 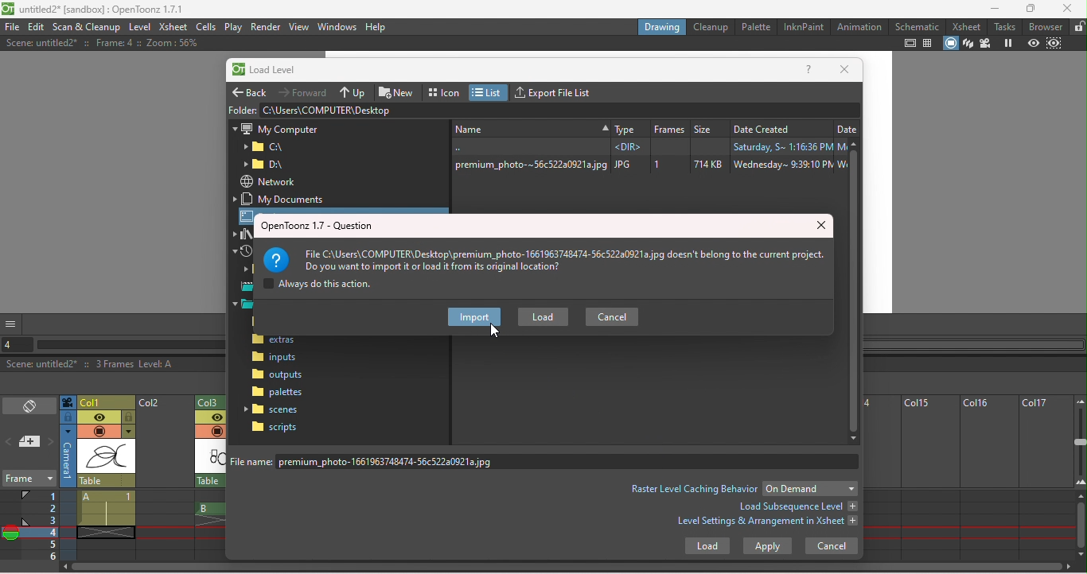 What do you see at coordinates (489, 92) in the screenshot?
I see `List` at bounding box center [489, 92].